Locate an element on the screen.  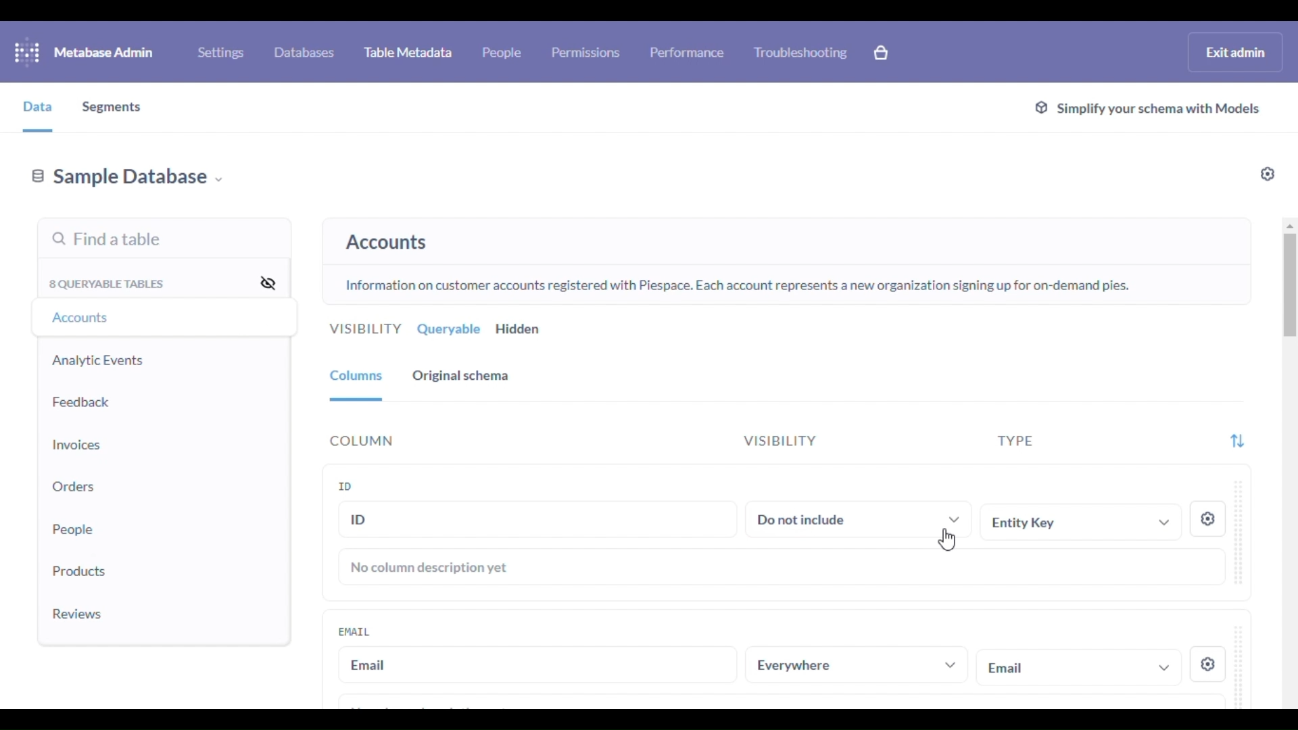
settings is located at coordinates (1268, 174).